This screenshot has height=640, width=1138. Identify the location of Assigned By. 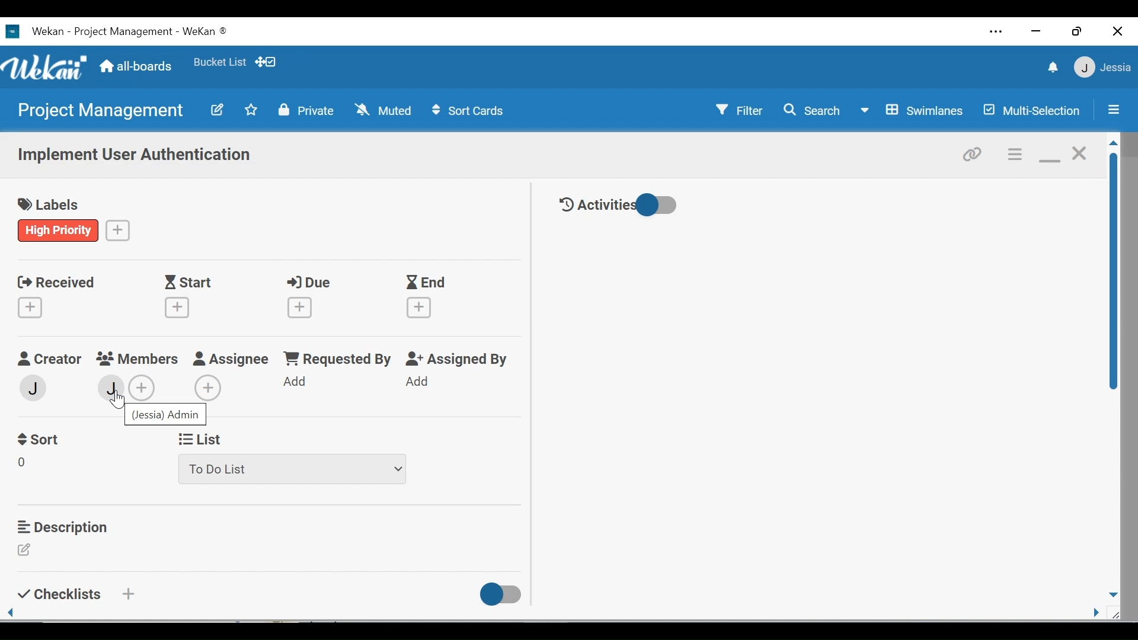
(458, 359).